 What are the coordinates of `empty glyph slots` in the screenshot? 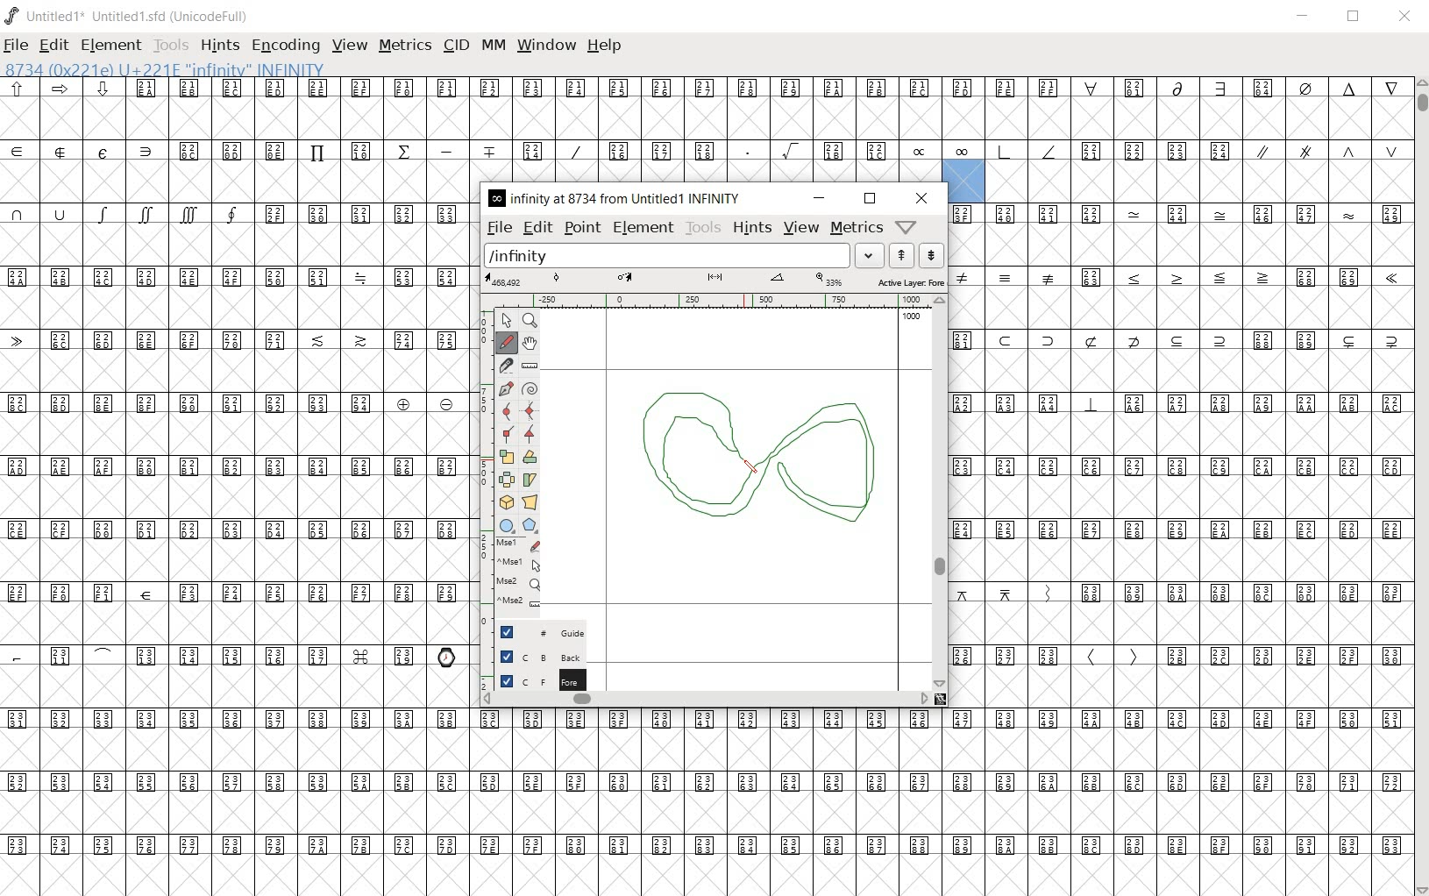 It's located at (238, 560).